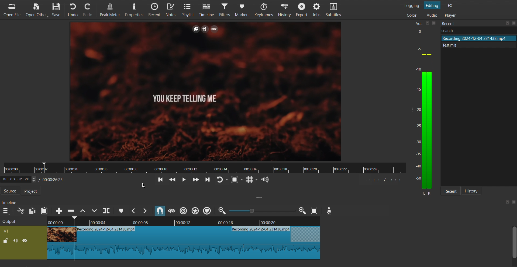 The height and width of the screenshot is (267, 517). I want to click on Peak Meter, so click(109, 10).